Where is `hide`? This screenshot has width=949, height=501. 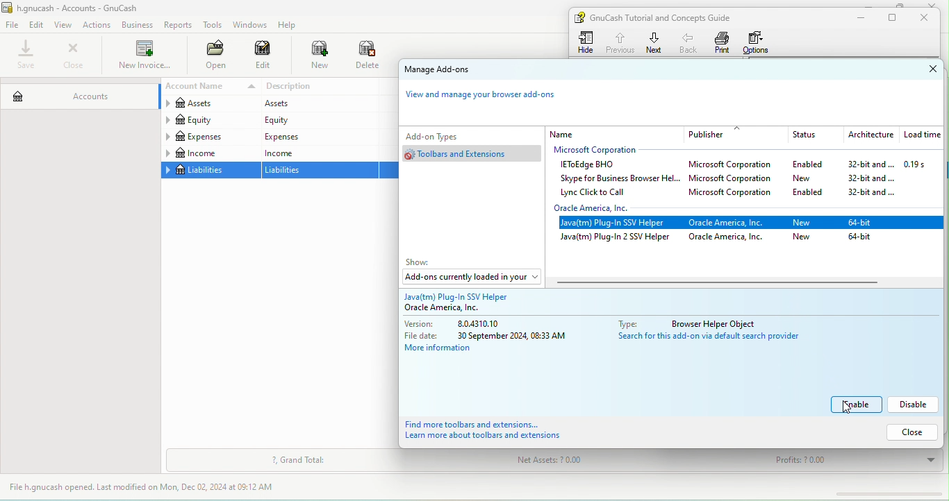 hide is located at coordinates (588, 42).